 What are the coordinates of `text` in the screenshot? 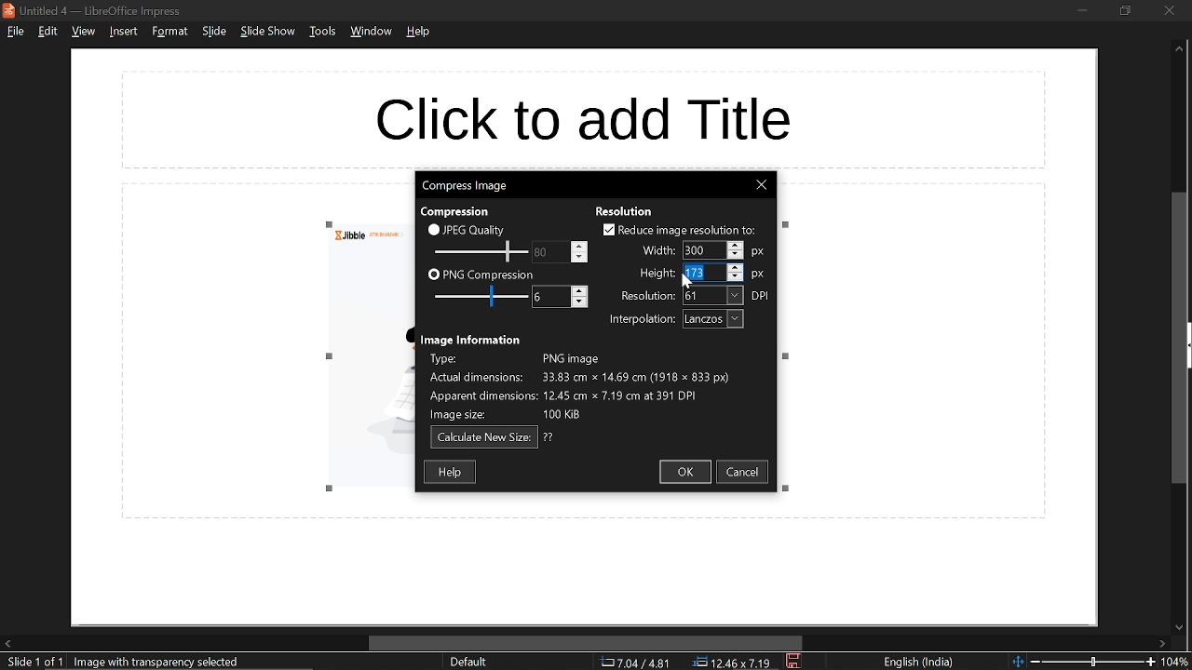 It's located at (657, 274).